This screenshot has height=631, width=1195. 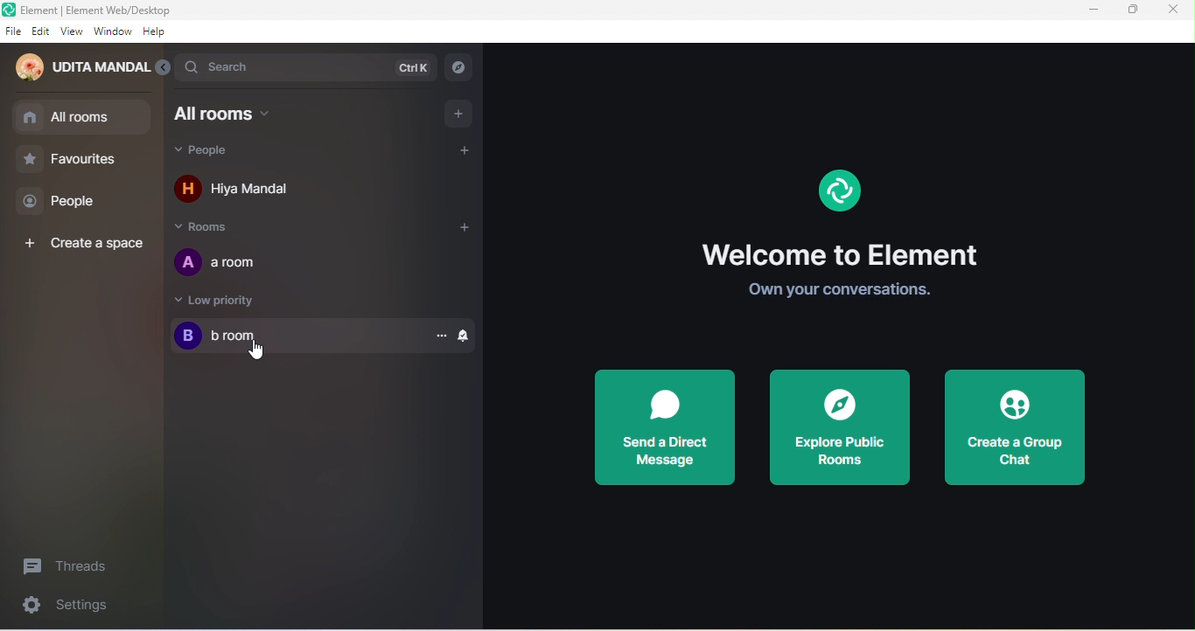 I want to click on close, so click(x=1177, y=11).